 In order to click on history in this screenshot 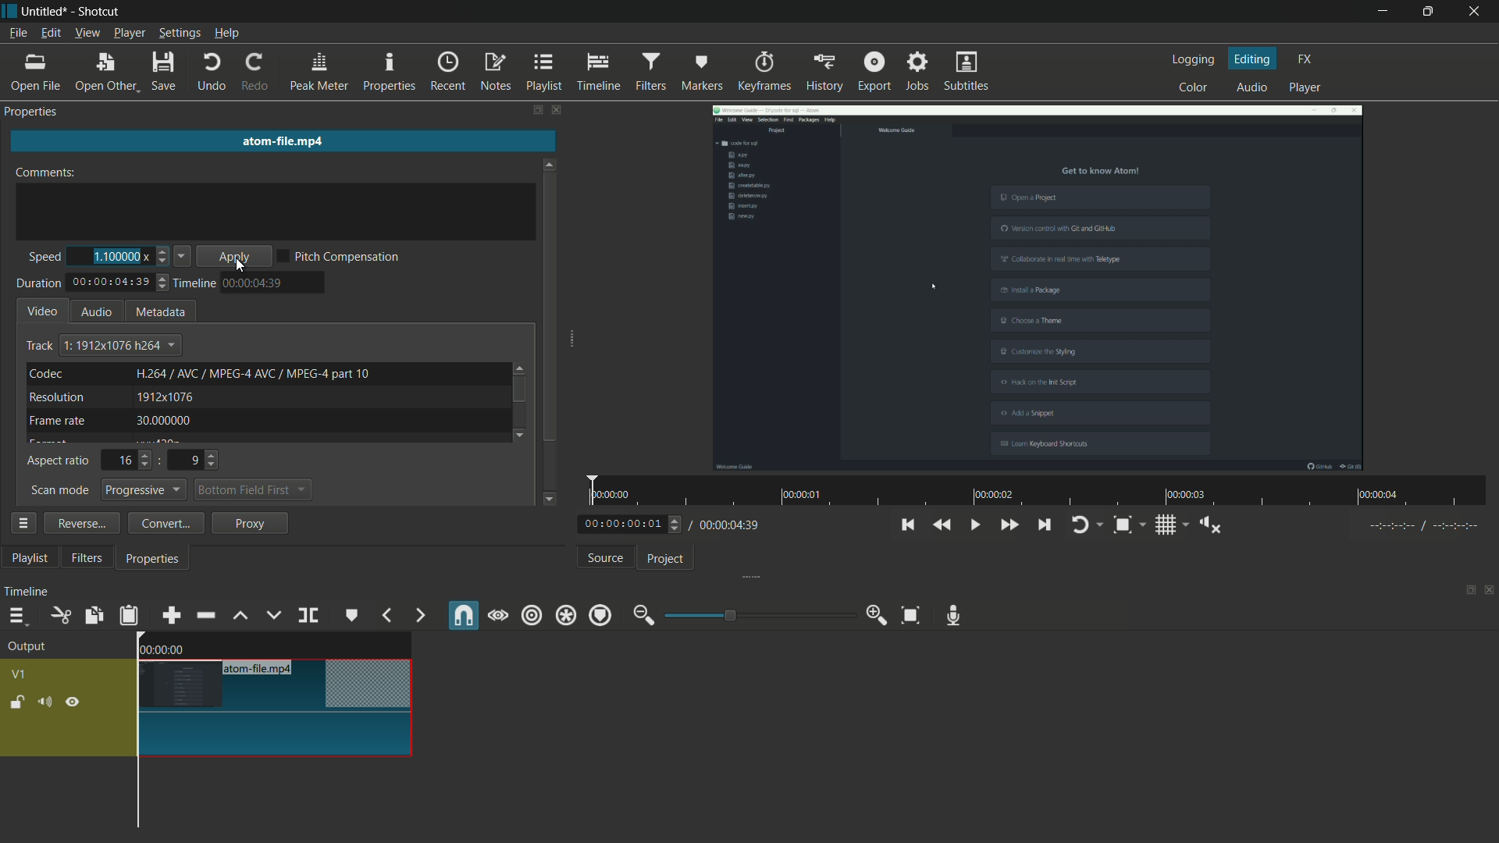, I will do `click(824, 72)`.